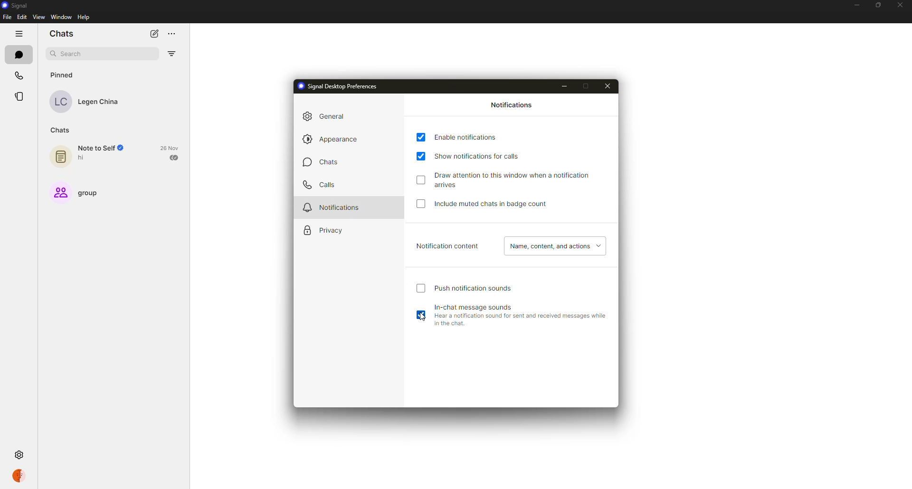 This screenshot has width=912, height=489. What do you see at coordinates (335, 207) in the screenshot?
I see `notifications` at bounding box center [335, 207].